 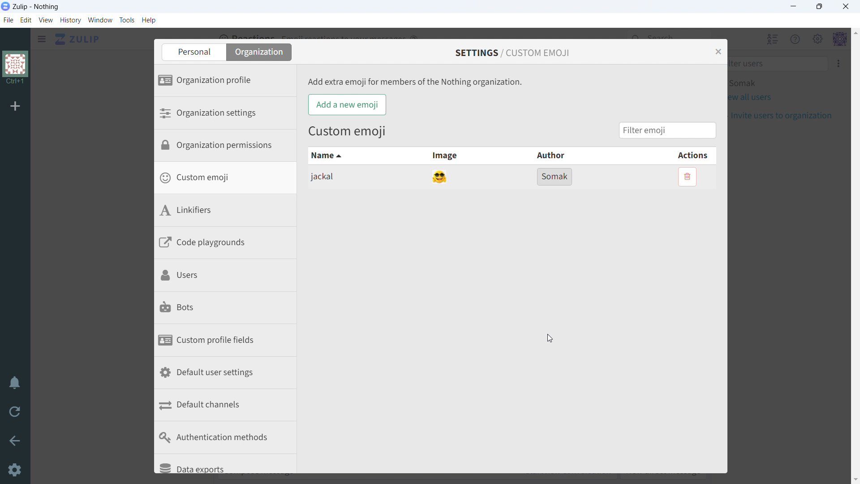 What do you see at coordinates (228, 113) in the screenshot?
I see `organization settings` at bounding box center [228, 113].